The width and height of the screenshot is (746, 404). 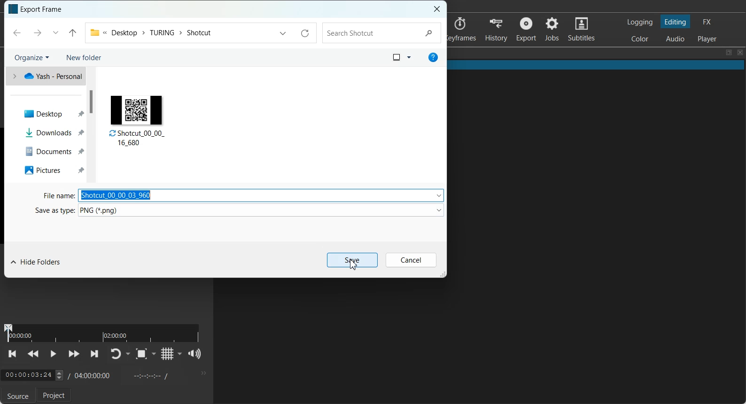 I want to click on Pictures, so click(x=50, y=170).